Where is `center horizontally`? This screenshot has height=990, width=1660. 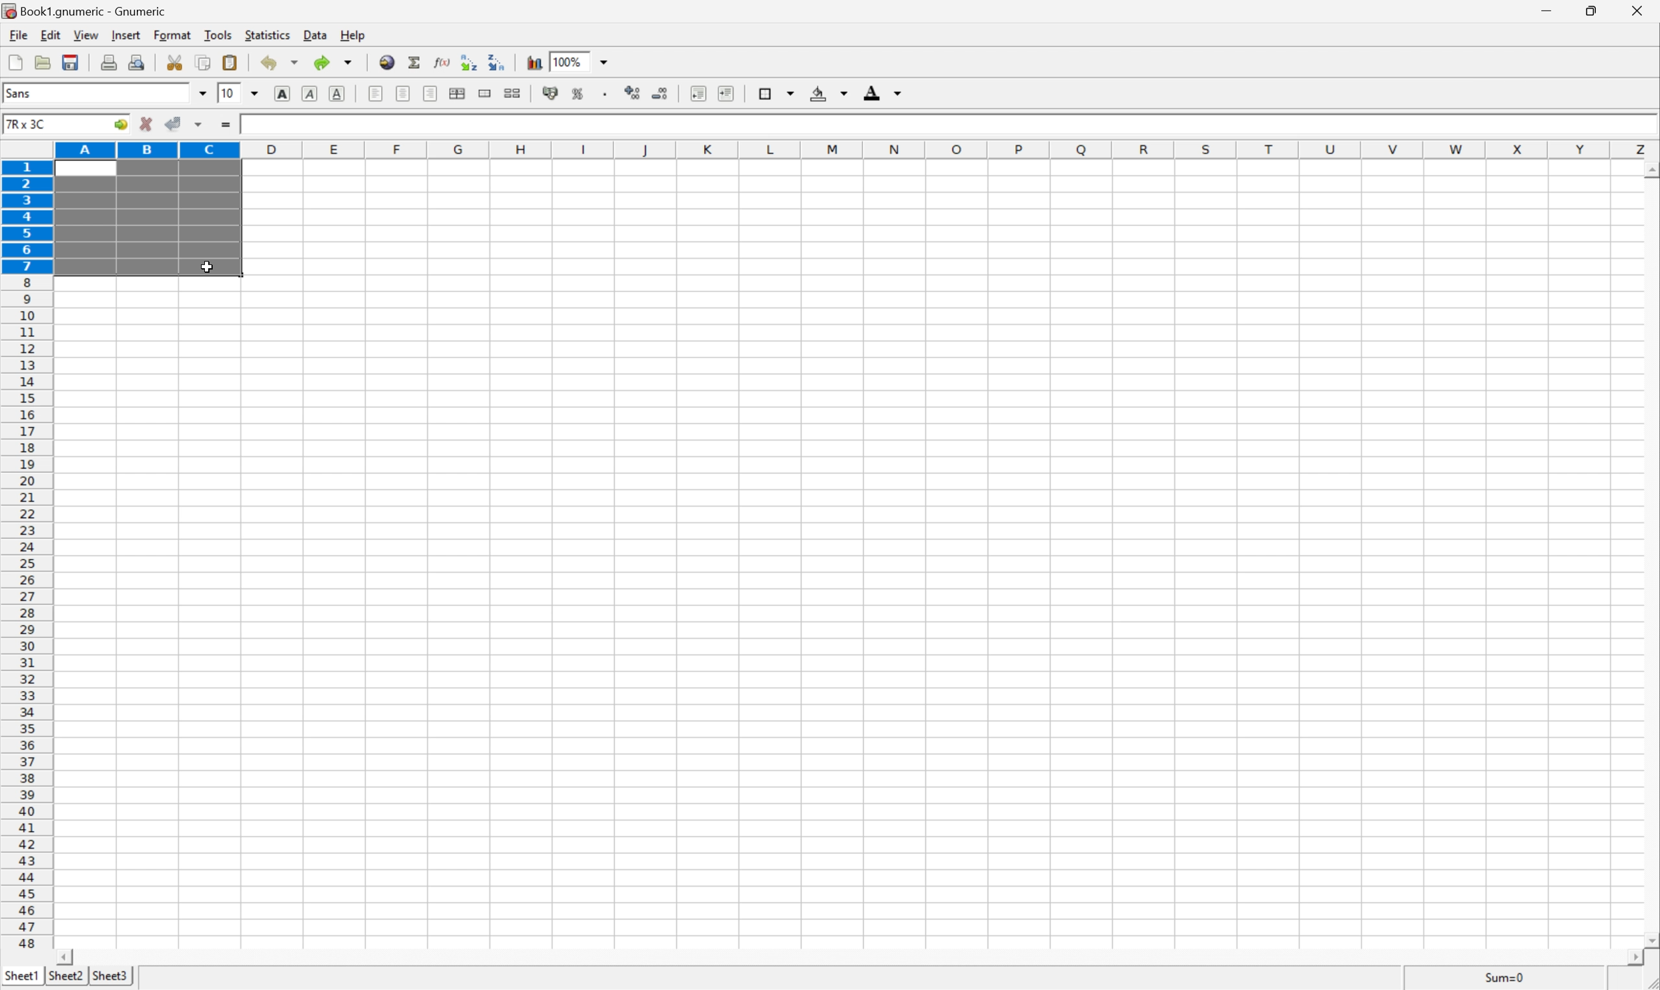
center horizontally is located at coordinates (404, 95).